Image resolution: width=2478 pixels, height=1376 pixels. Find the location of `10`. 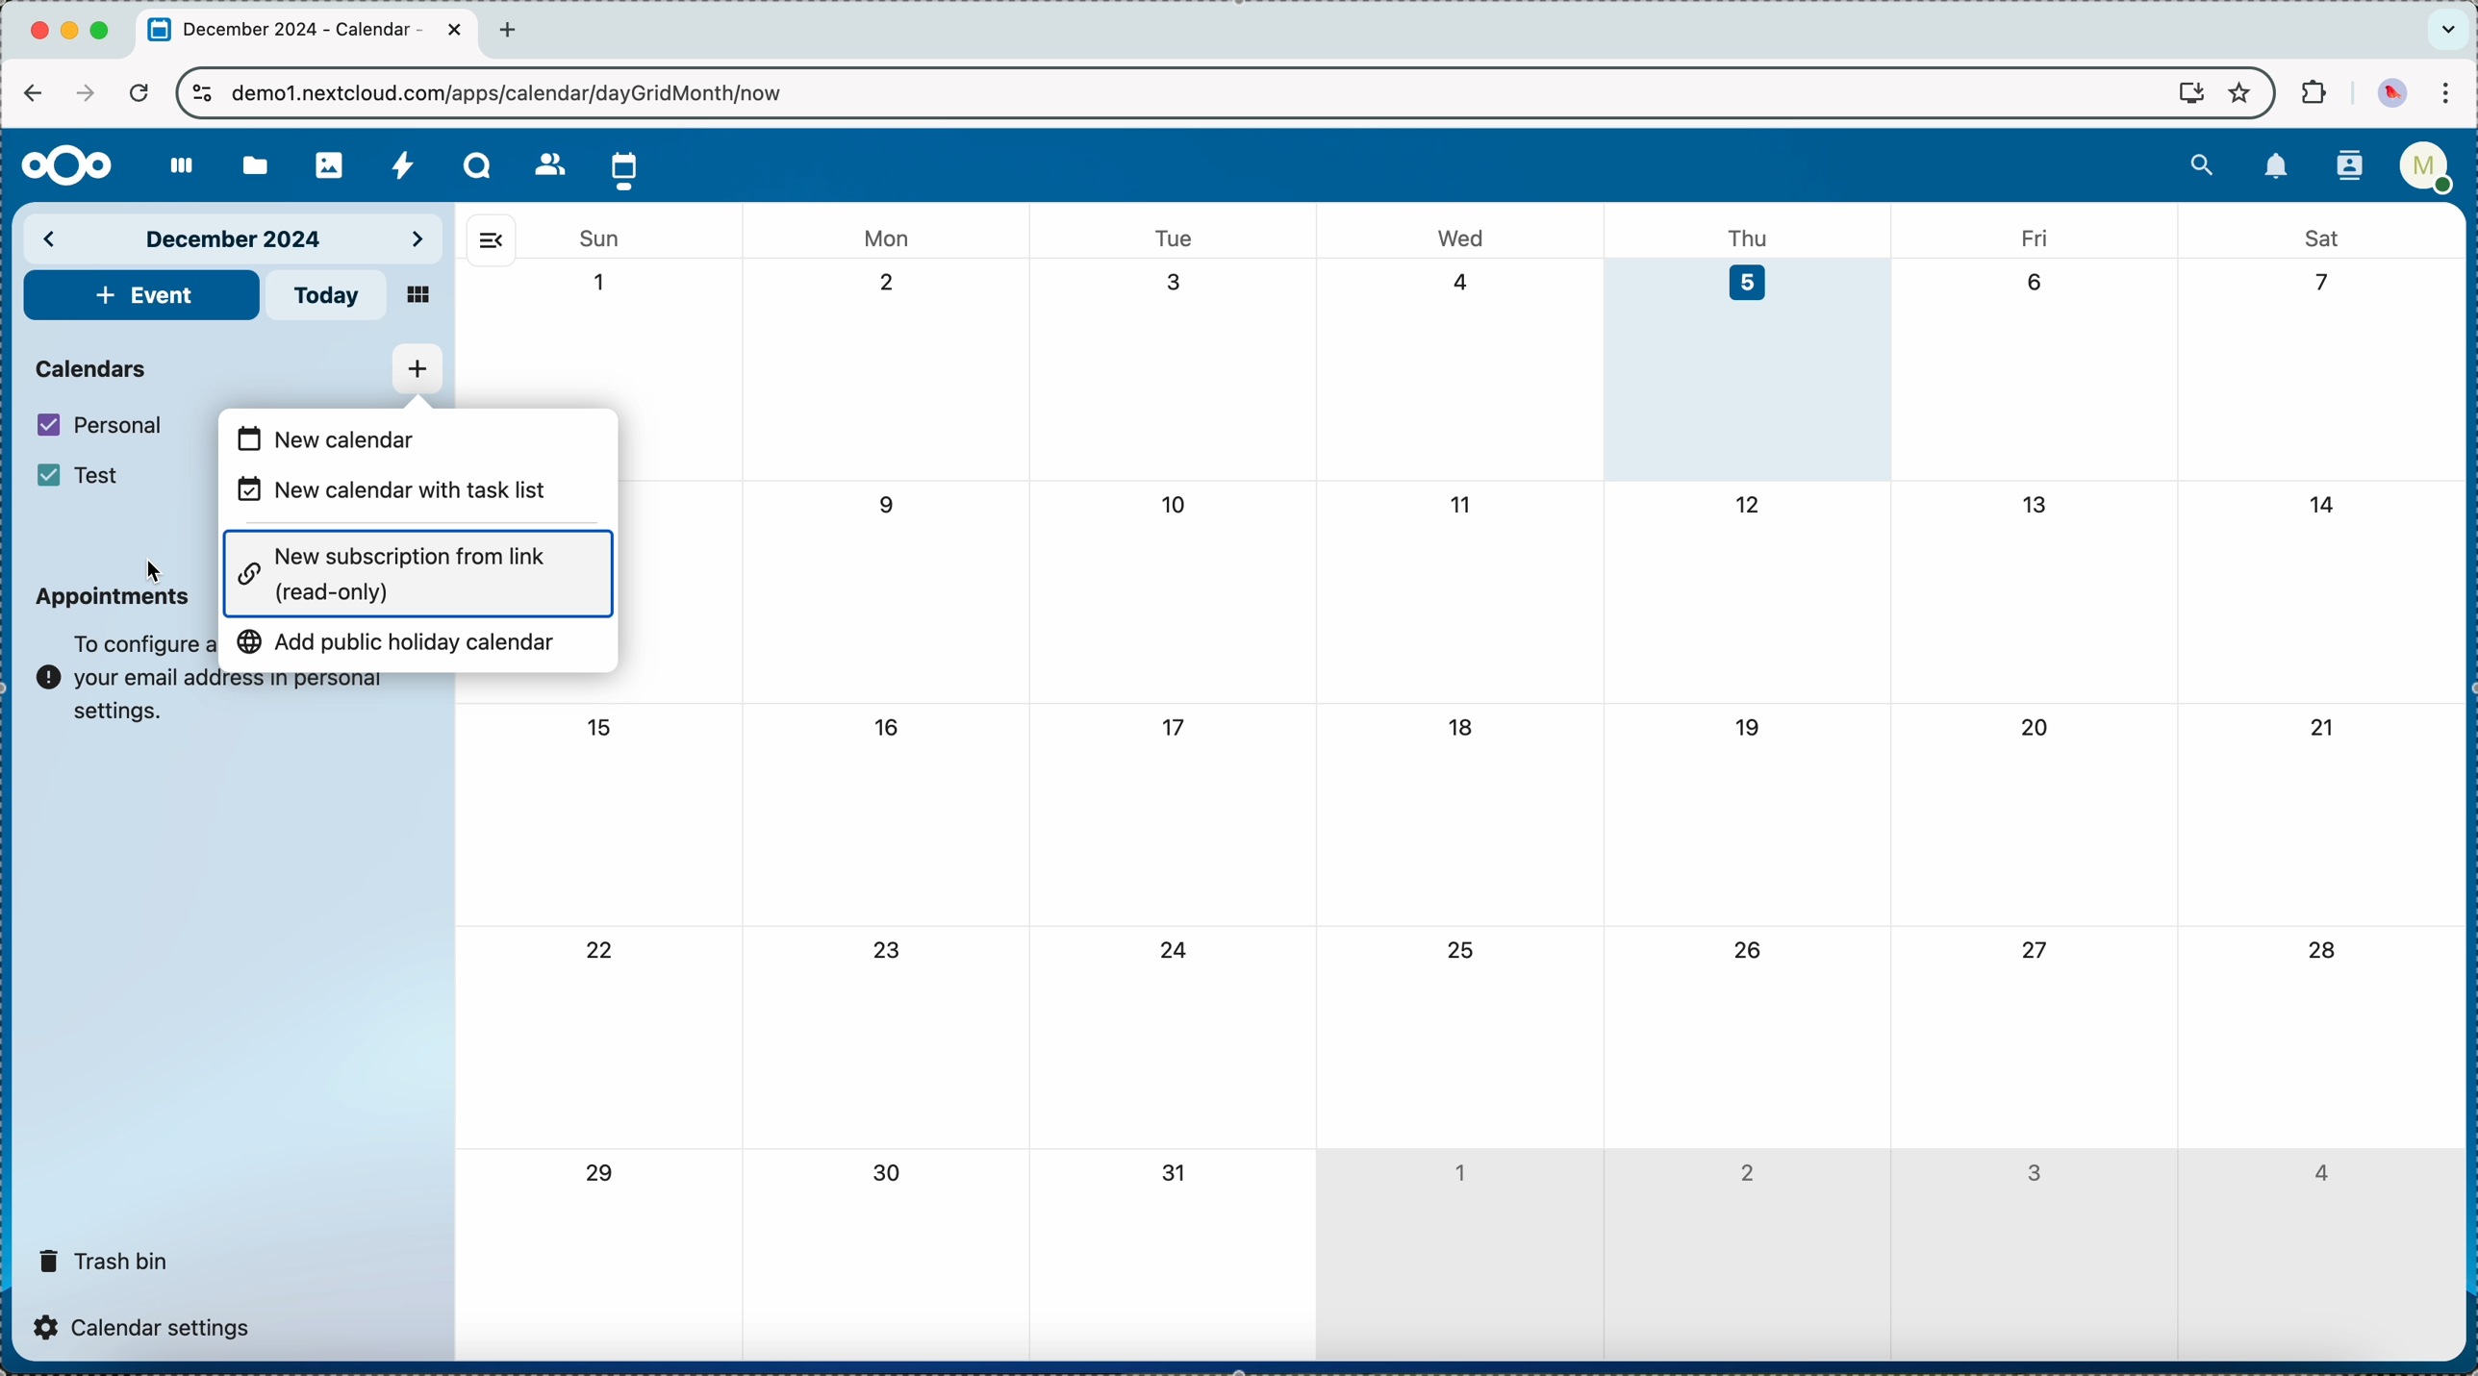

10 is located at coordinates (1176, 507).